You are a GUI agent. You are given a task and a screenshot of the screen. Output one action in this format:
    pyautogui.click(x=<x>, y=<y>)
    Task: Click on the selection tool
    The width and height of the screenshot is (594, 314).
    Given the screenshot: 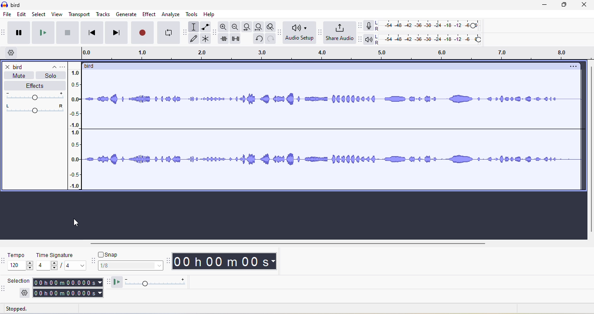 What is the action you would take?
    pyautogui.click(x=195, y=27)
    